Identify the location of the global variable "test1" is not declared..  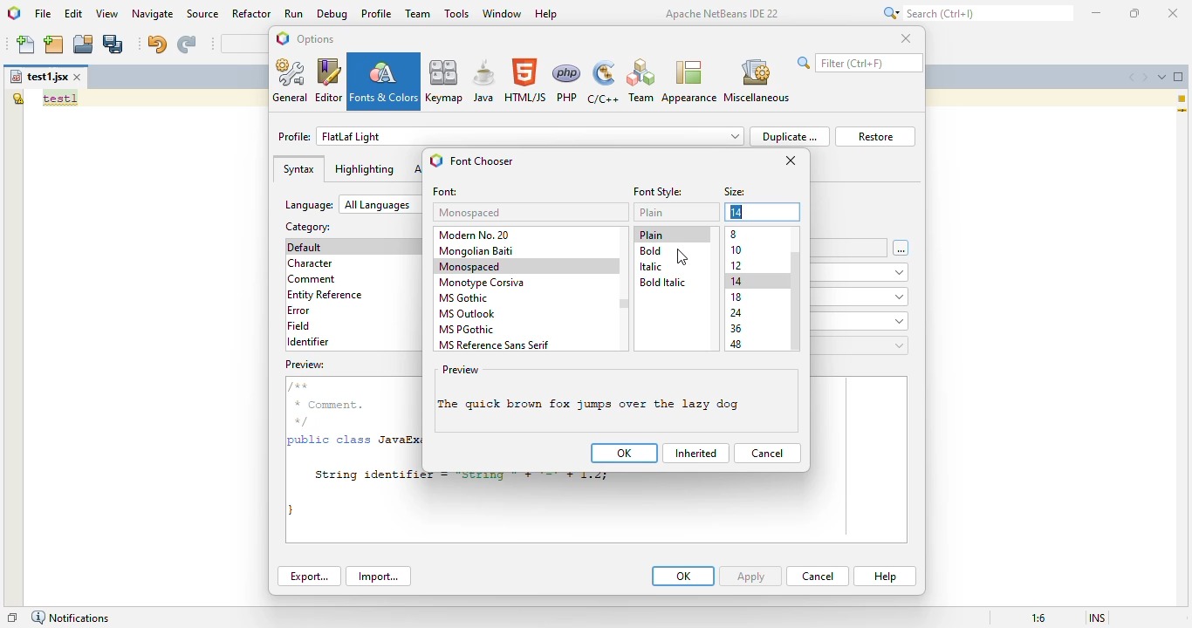
(17, 98).